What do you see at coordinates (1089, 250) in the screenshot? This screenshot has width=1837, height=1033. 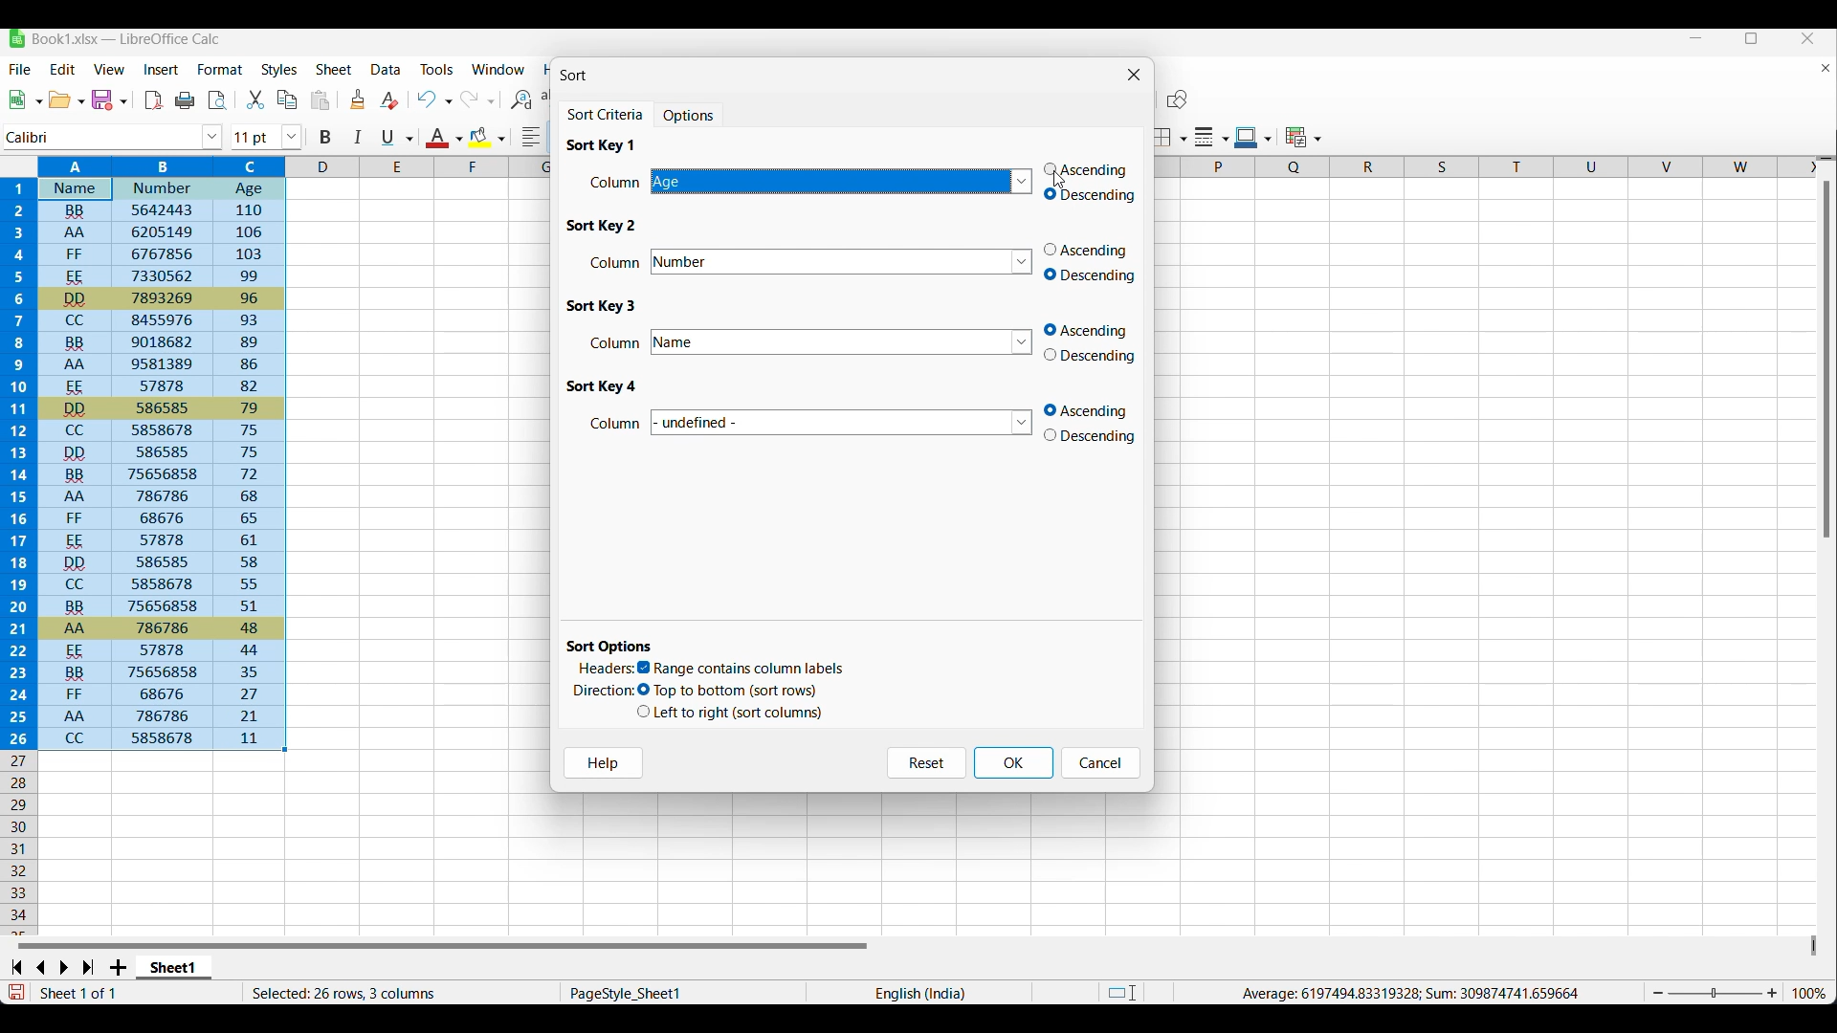 I see `ascending` at bounding box center [1089, 250].